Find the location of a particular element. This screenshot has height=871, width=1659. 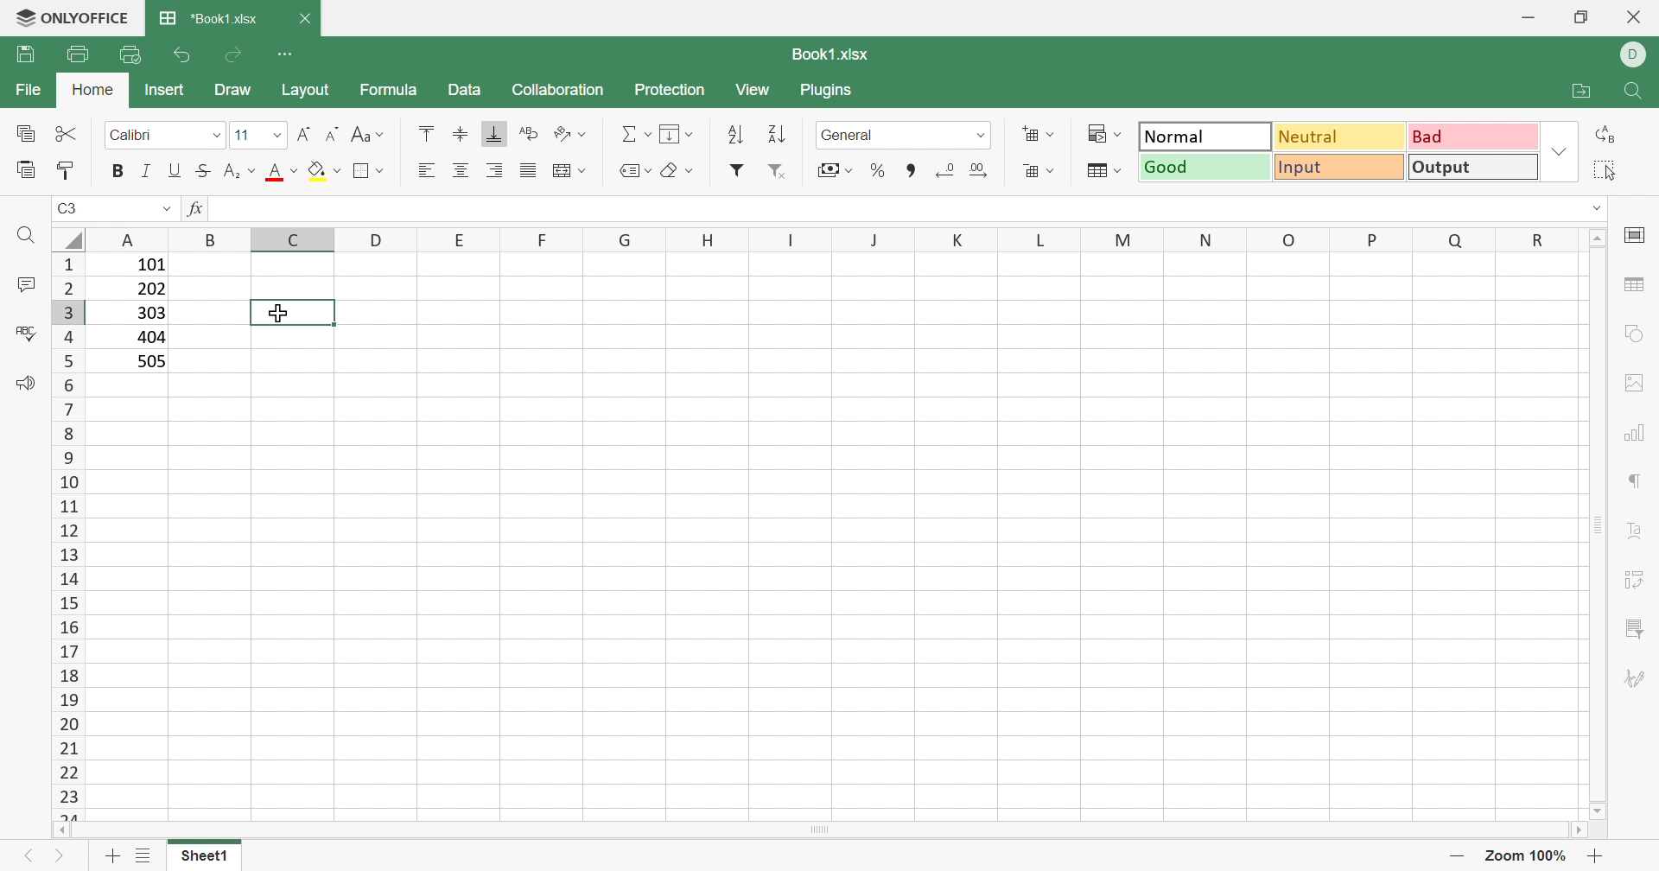

Increase decimals is located at coordinates (983, 171).